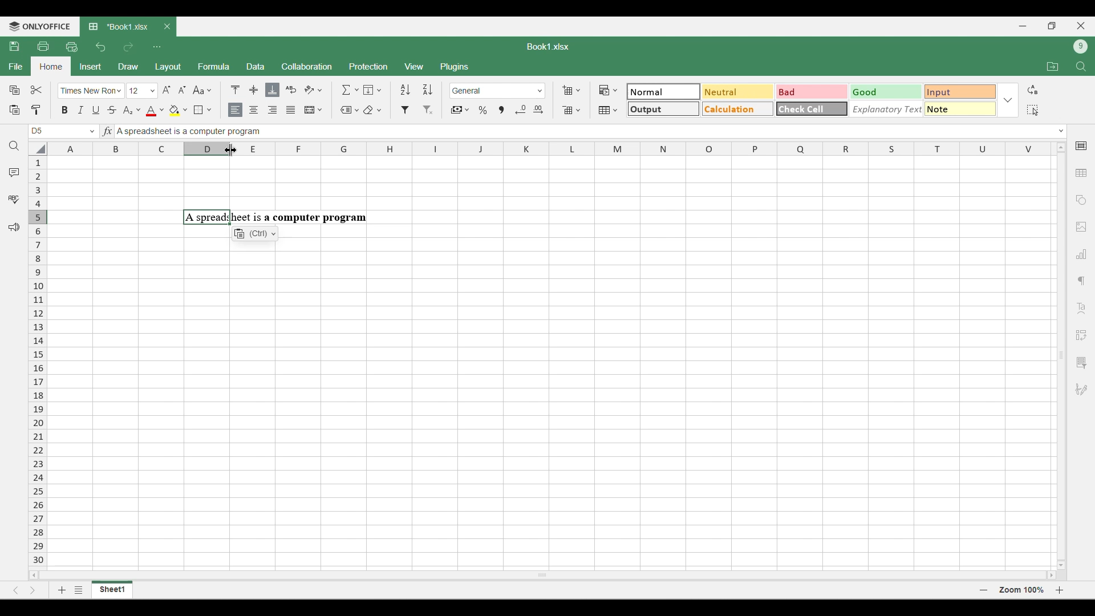 The width and height of the screenshot is (1095, 616). I want to click on Decrease decimal, so click(521, 110).